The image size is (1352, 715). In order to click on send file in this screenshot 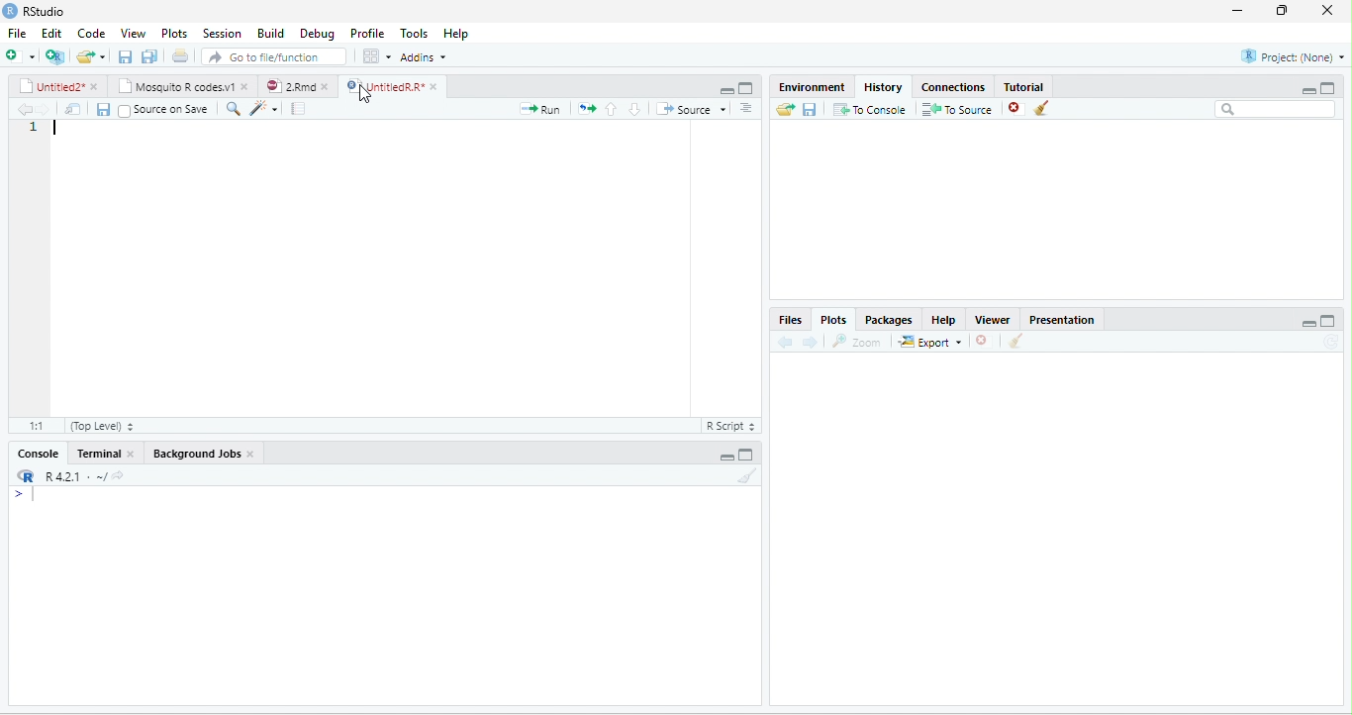, I will do `click(778, 109)`.